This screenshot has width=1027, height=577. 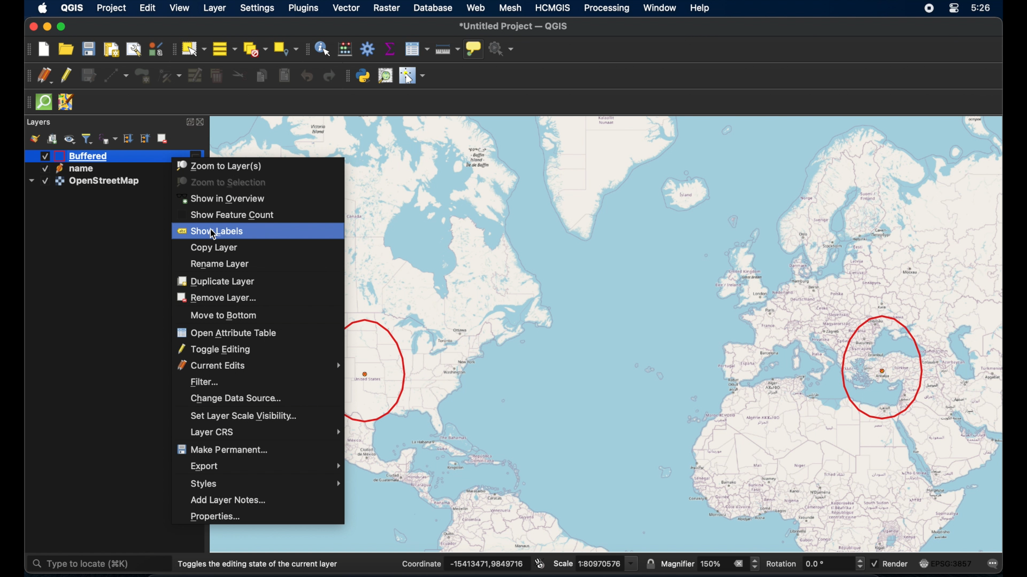 What do you see at coordinates (170, 75) in the screenshot?
I see `vertex tool` at bounding box center [170, 75].